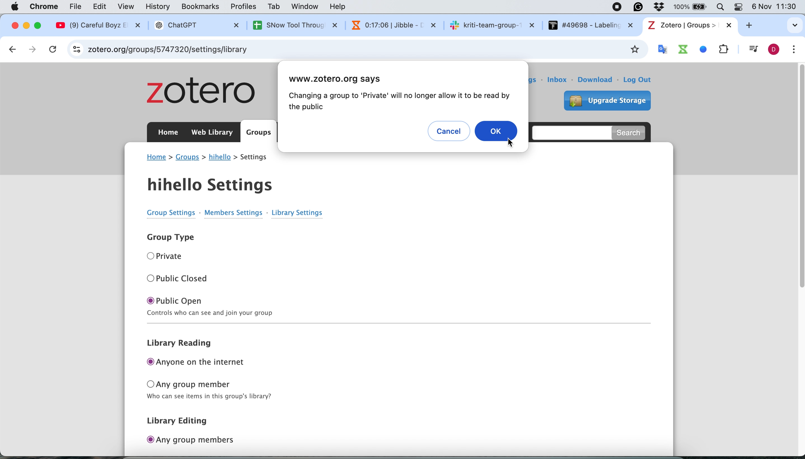  Describe the element at coordinates (558, 80) in the screenshot. I see `inbox` at that location.